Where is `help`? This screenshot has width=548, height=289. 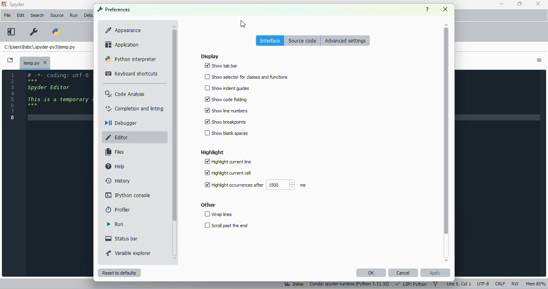 help is located at coordinates (427, 10).